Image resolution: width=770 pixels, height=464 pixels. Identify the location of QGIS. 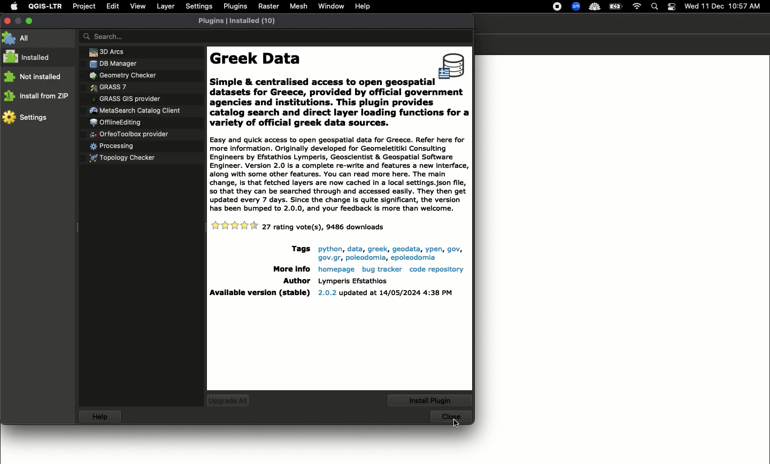
(45, 6).